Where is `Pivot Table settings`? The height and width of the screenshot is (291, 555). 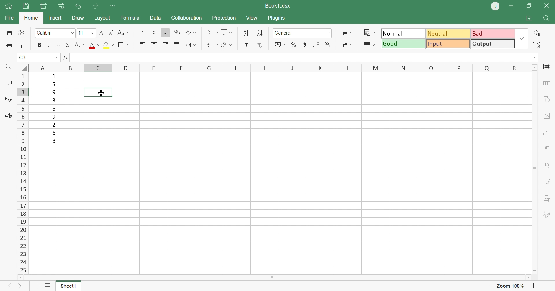 Pivot Table settings is located at coordinates (548, 182).